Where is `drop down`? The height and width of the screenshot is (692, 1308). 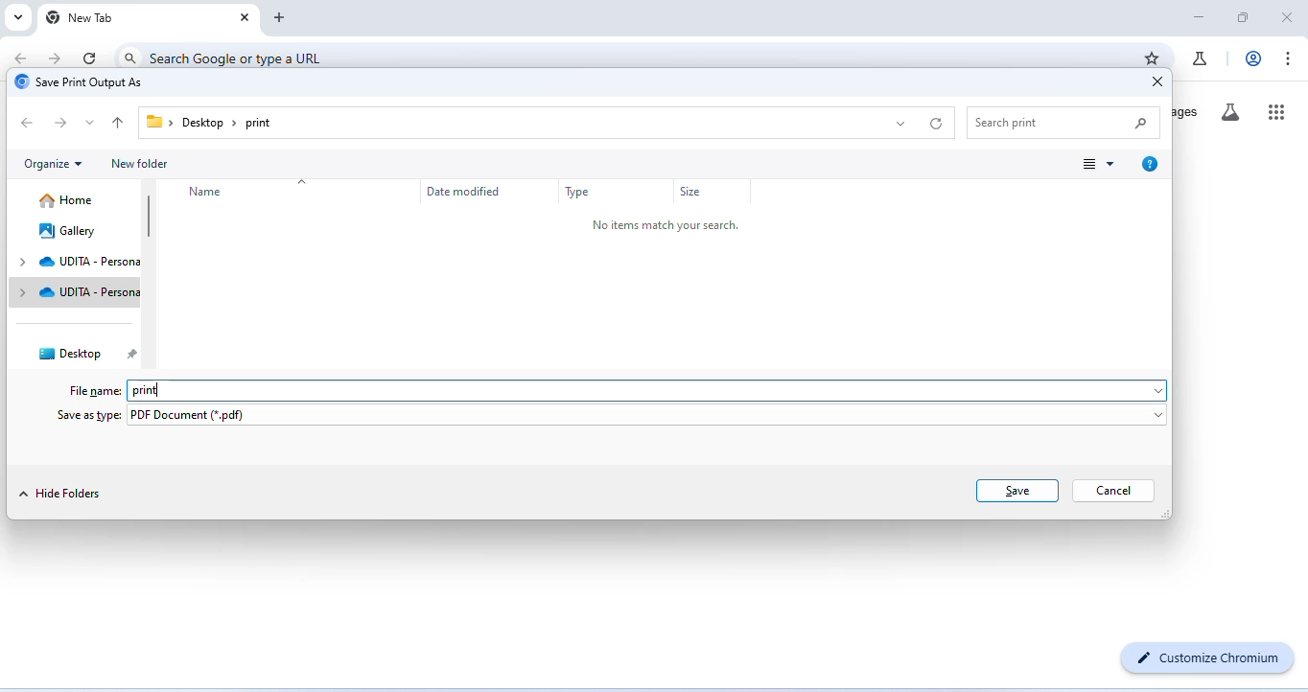
drop down is located at coordinates (91, 122).